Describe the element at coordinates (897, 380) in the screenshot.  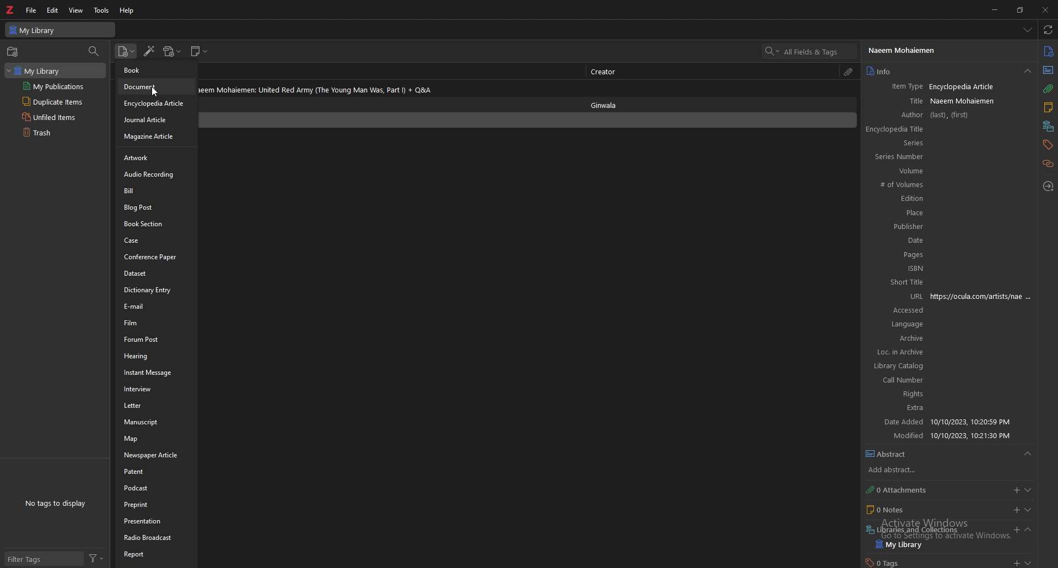
I see `call number` at that location.